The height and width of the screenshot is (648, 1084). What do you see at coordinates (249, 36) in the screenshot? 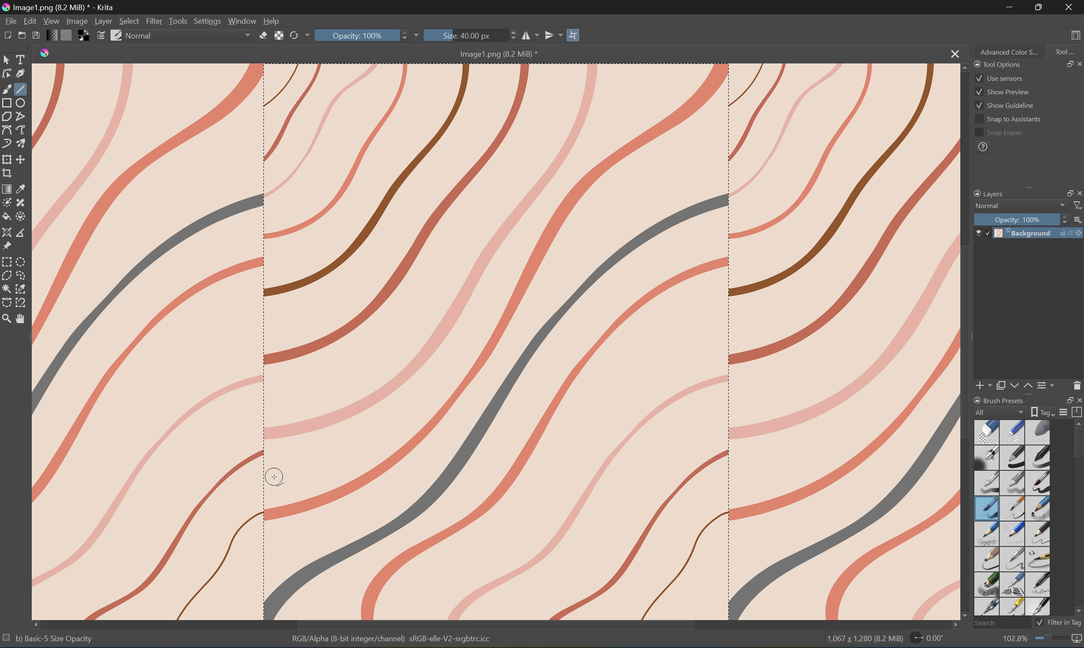
I see `Drop Down` at bounding box center [249, 36].